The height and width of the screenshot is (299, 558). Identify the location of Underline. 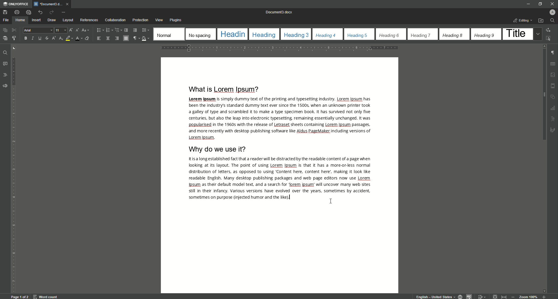
(40, 38).